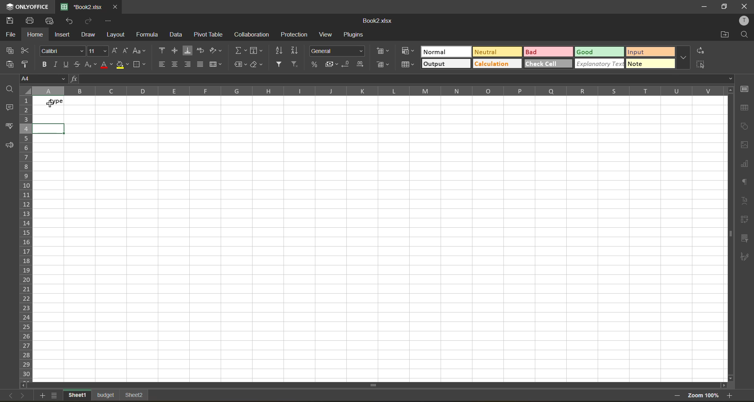 The image size is (754, 402). Describe the element at coordinates (23, 396) in the screenshot. I see `next` at that location.